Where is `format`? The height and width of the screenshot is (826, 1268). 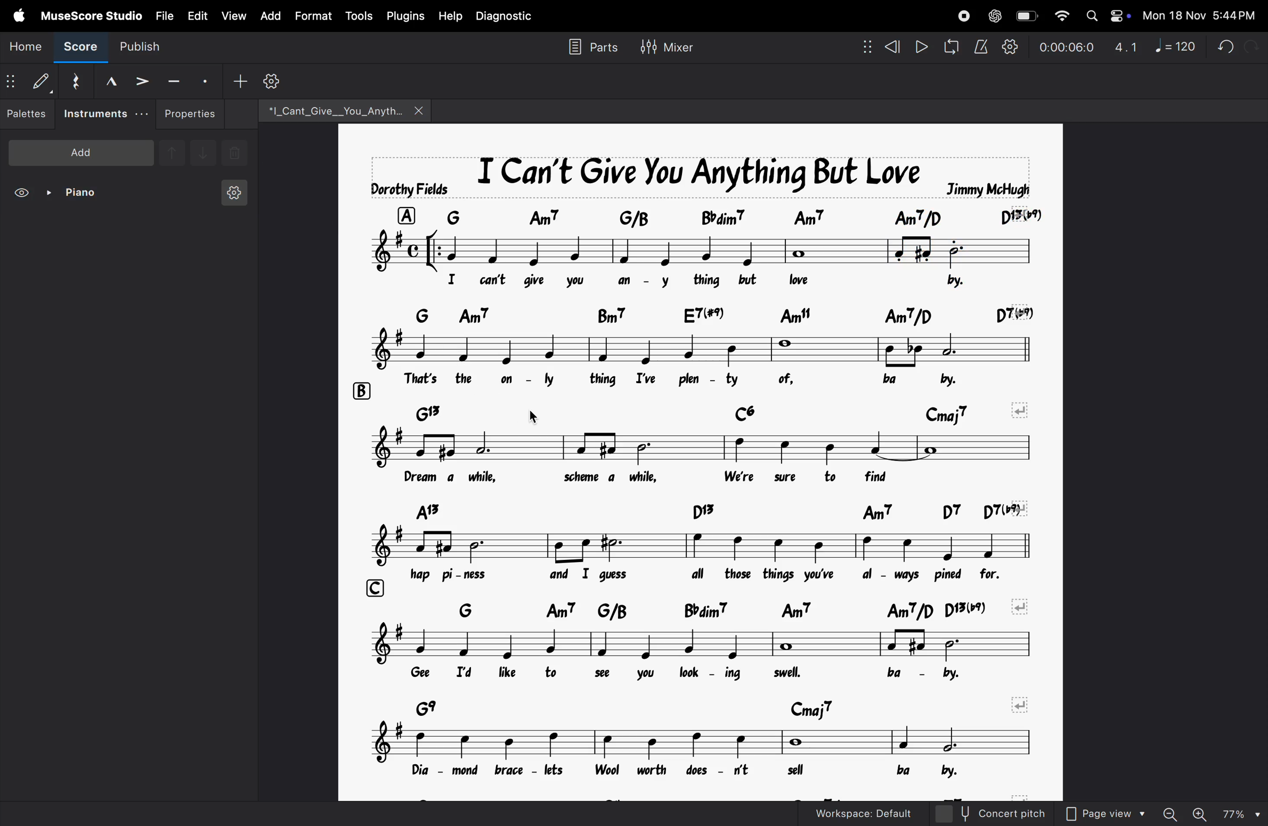
format is located at coordinates (315, 16).